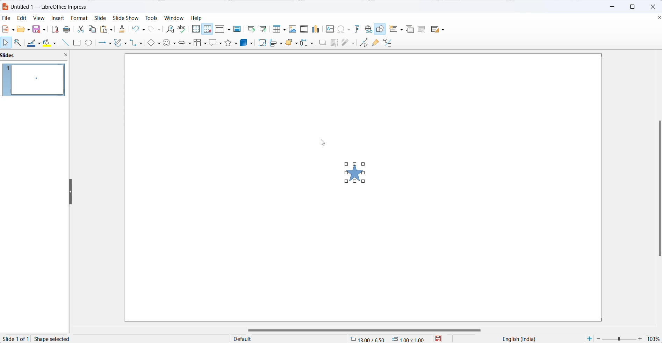 The height and width of the screenshot is (343, 662). I want to click on NEW SLIDE, so click(397, 29).